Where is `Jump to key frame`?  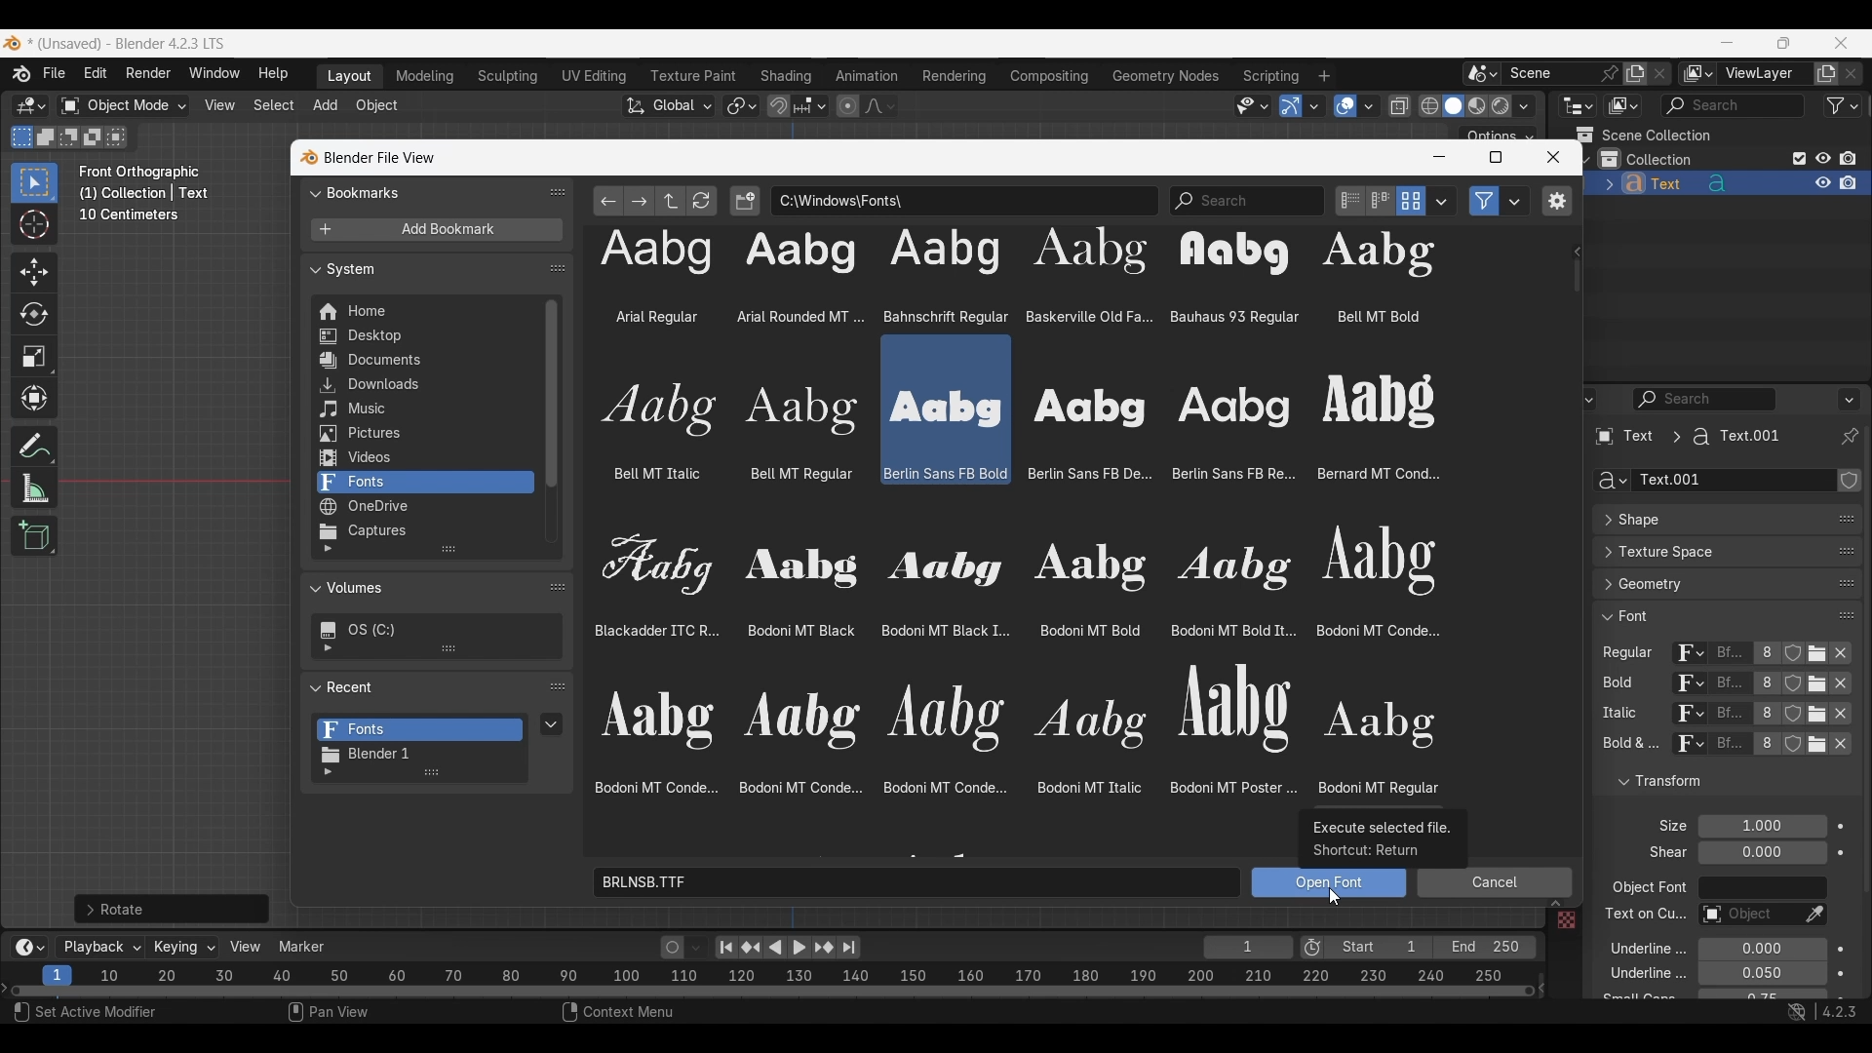
Jump to key frame is located at coordinates (824, 948).